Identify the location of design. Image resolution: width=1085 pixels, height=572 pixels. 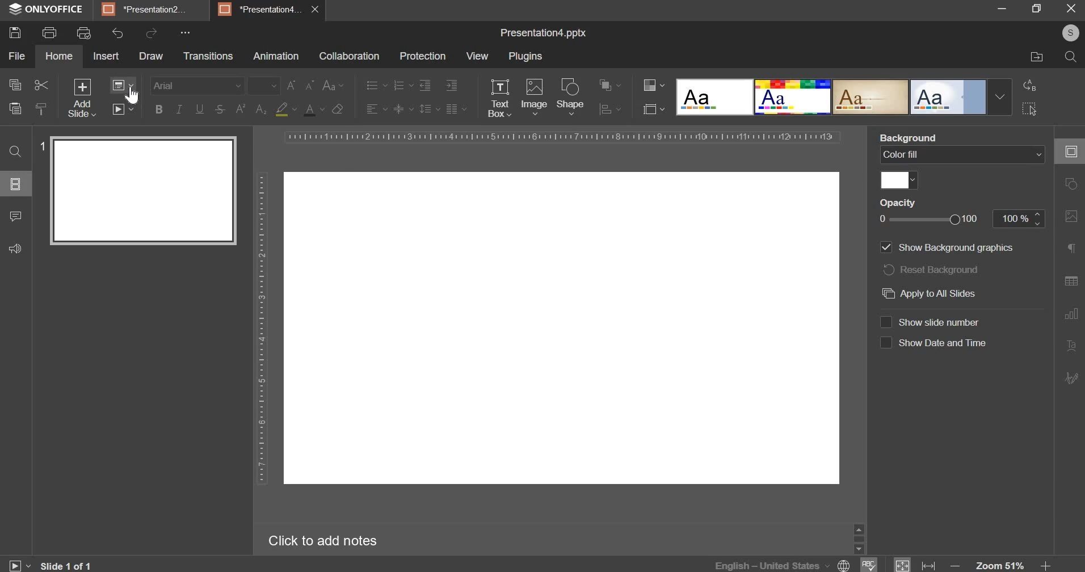
(716, 98).